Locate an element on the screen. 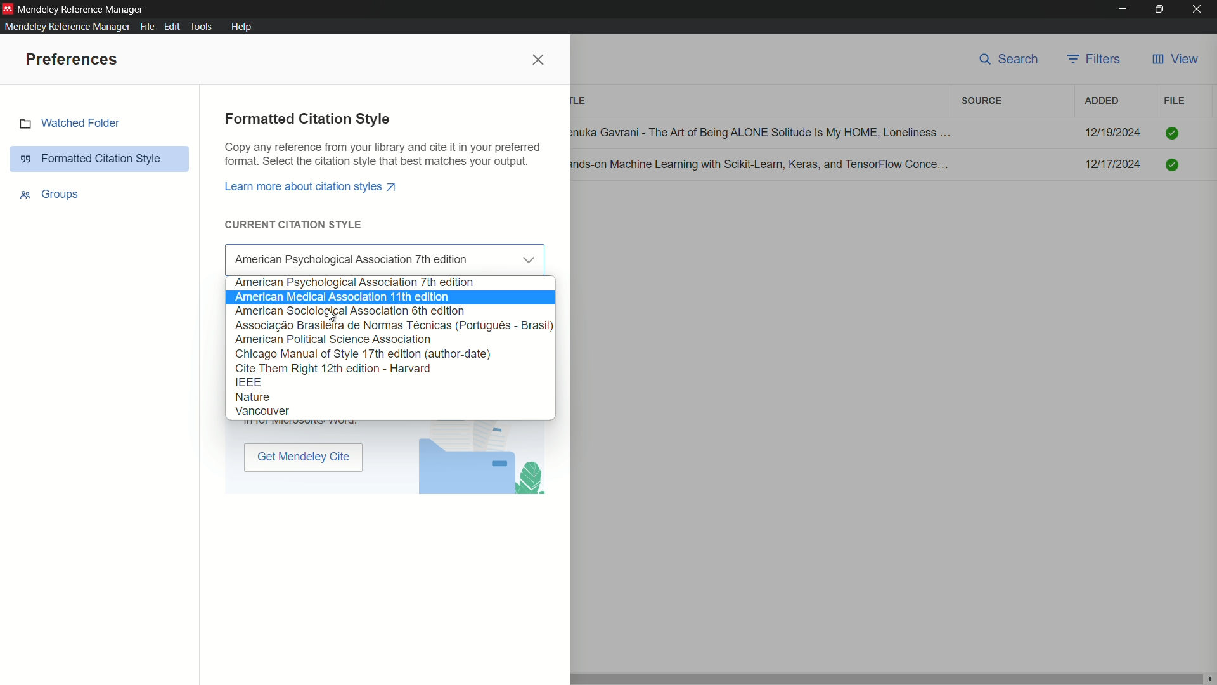 This screenshot has width=1217, height=685. IEEE is located at coordinates (390, 382).